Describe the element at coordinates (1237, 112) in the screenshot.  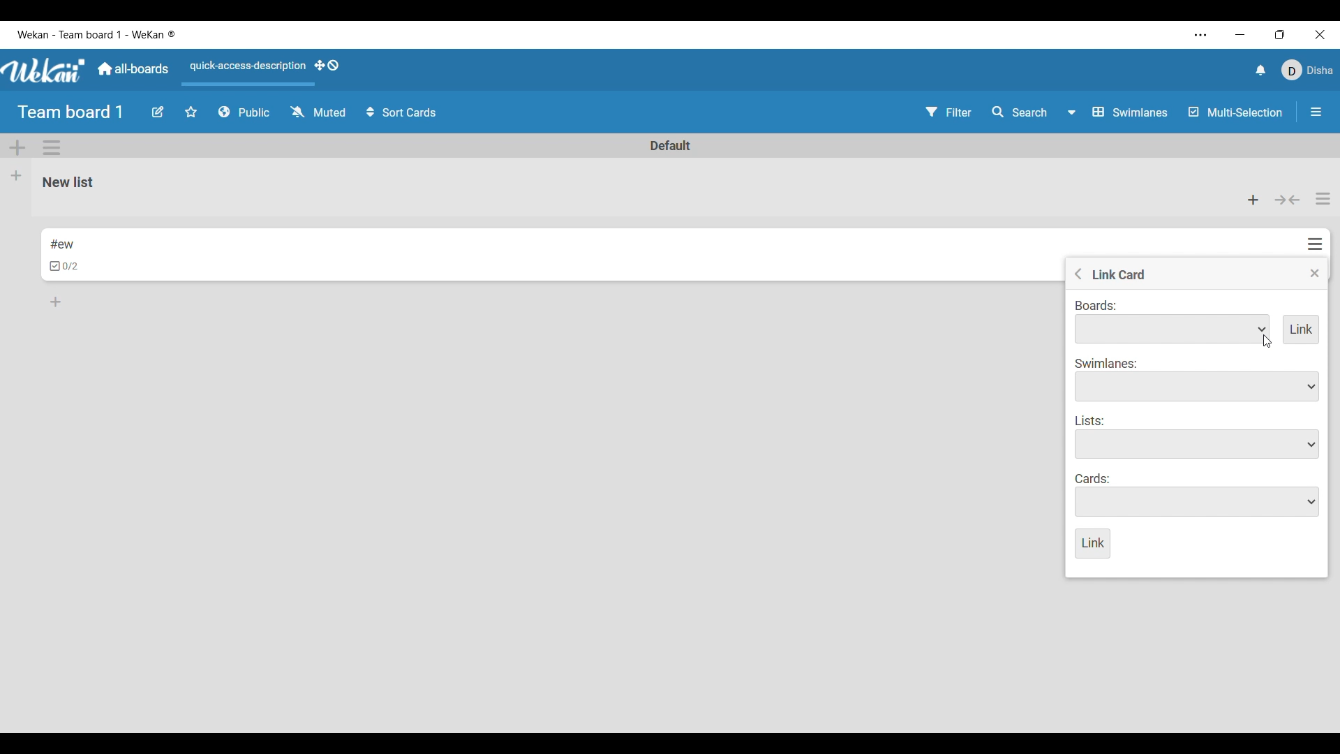
I see `Multi-Selection` at that location.